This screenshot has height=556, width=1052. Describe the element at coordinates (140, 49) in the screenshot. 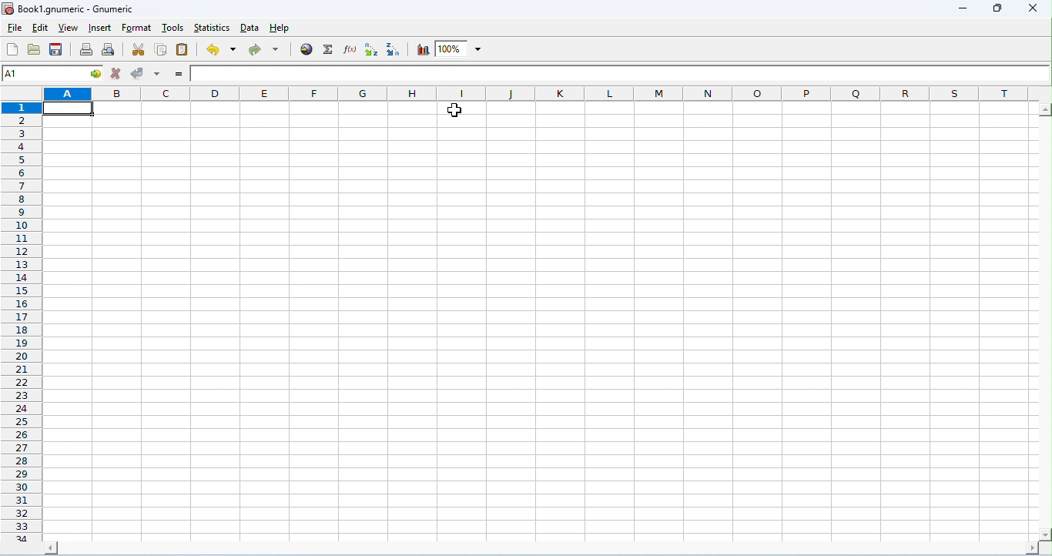

I see `cut` at that location.